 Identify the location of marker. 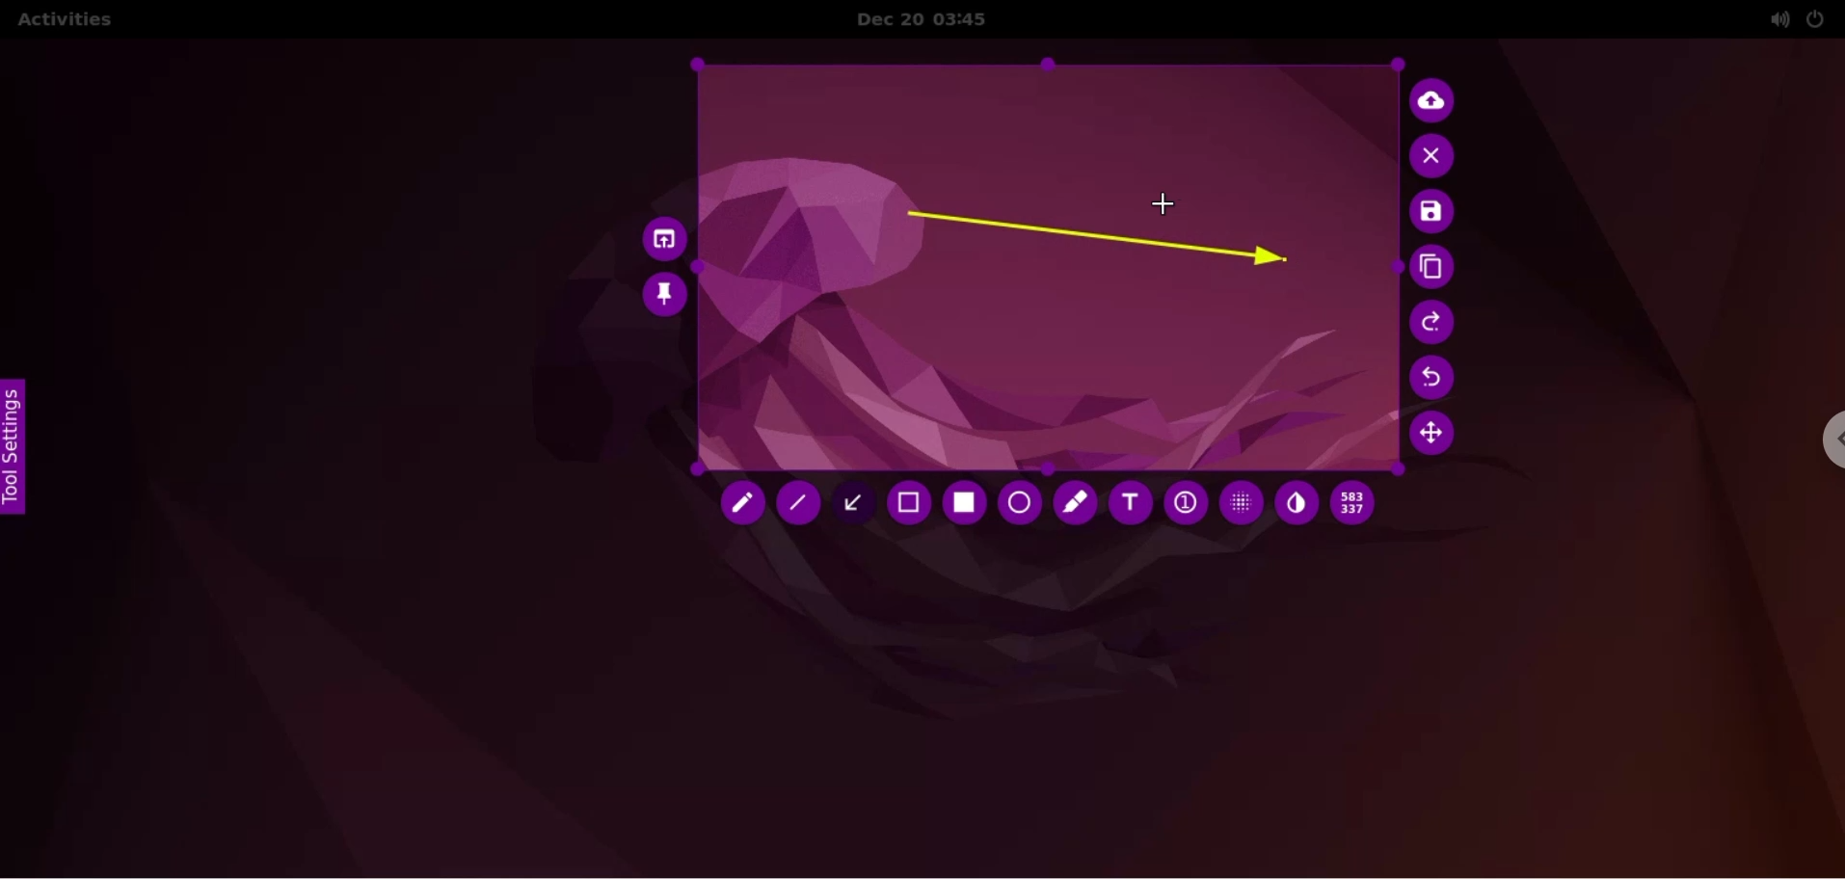
(1074, 502).